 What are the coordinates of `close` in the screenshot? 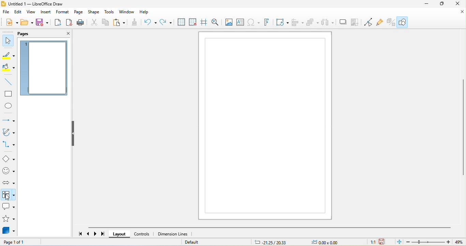 It's located at (64, 34).